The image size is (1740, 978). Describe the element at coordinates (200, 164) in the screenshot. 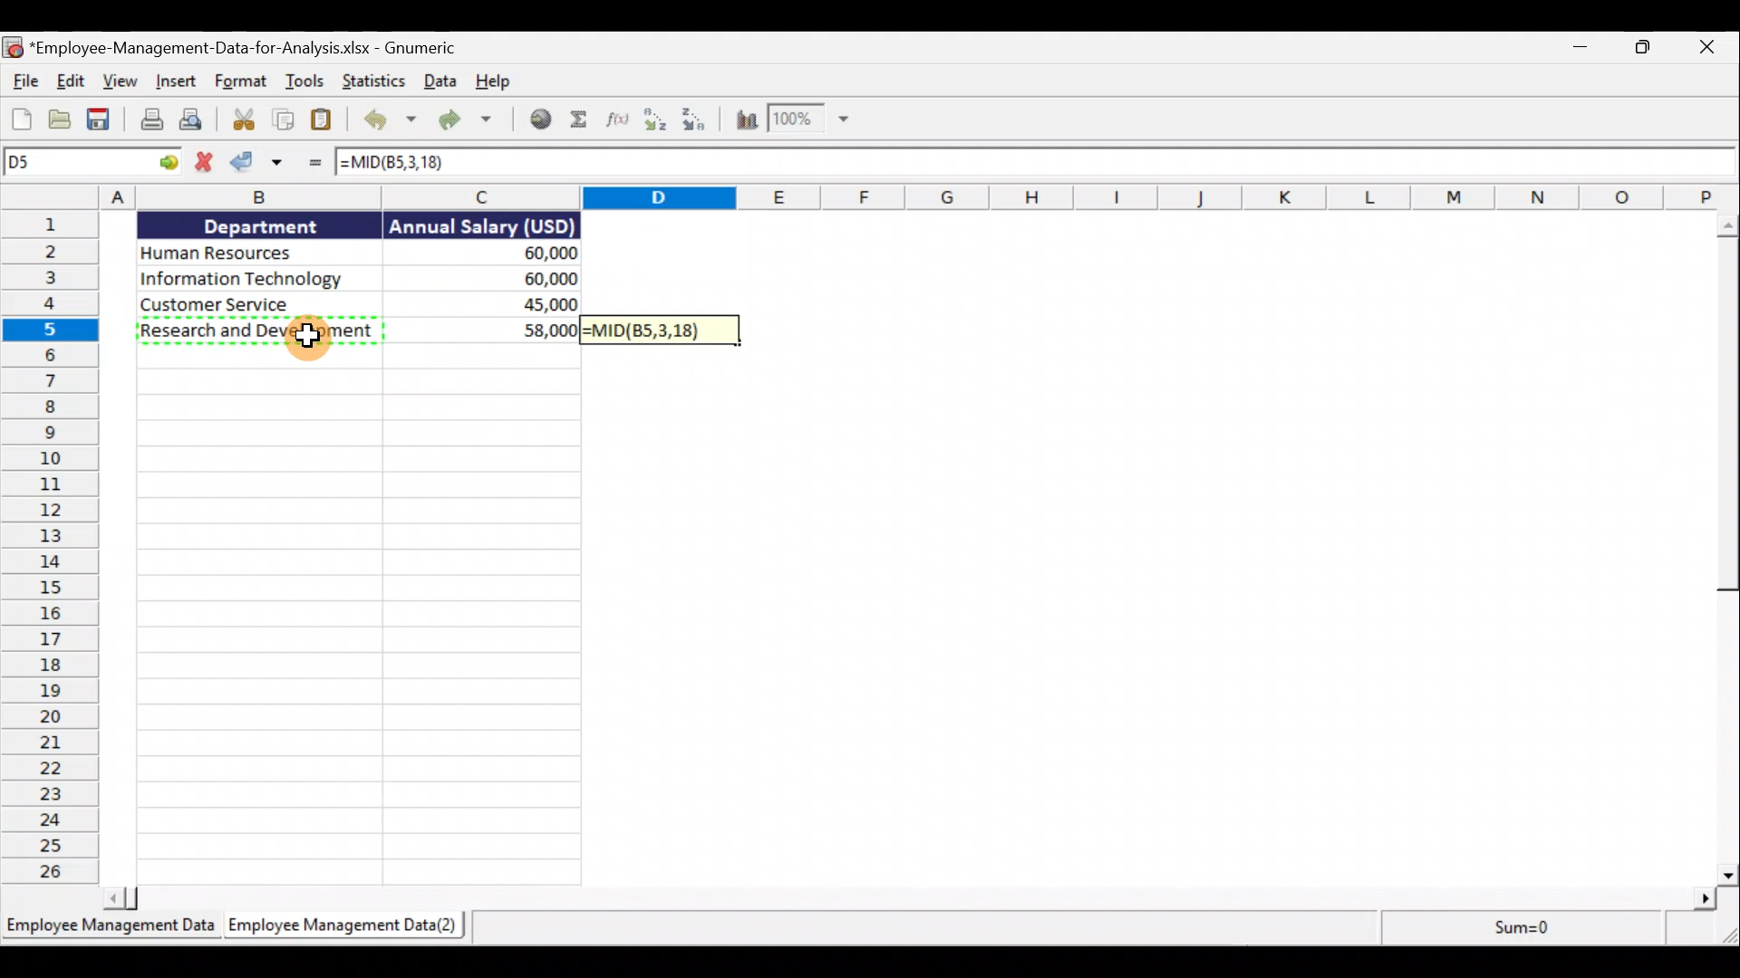

I see `Cancel change` at that location.